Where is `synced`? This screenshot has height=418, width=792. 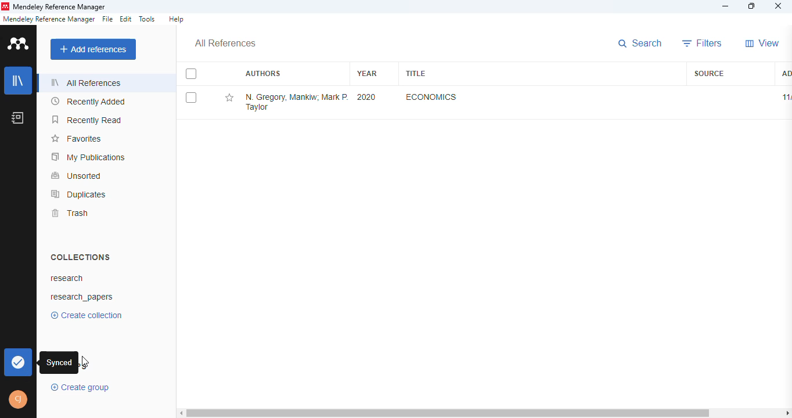 synced is located at coordinates (57, 362).